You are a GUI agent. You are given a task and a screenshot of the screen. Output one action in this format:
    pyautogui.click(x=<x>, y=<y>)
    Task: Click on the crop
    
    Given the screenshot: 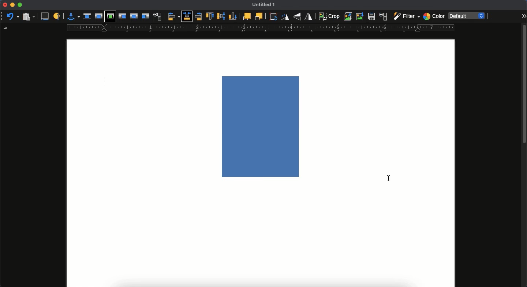 What is the action you would take?
    pyautogui.click(x=329, y=17)
    